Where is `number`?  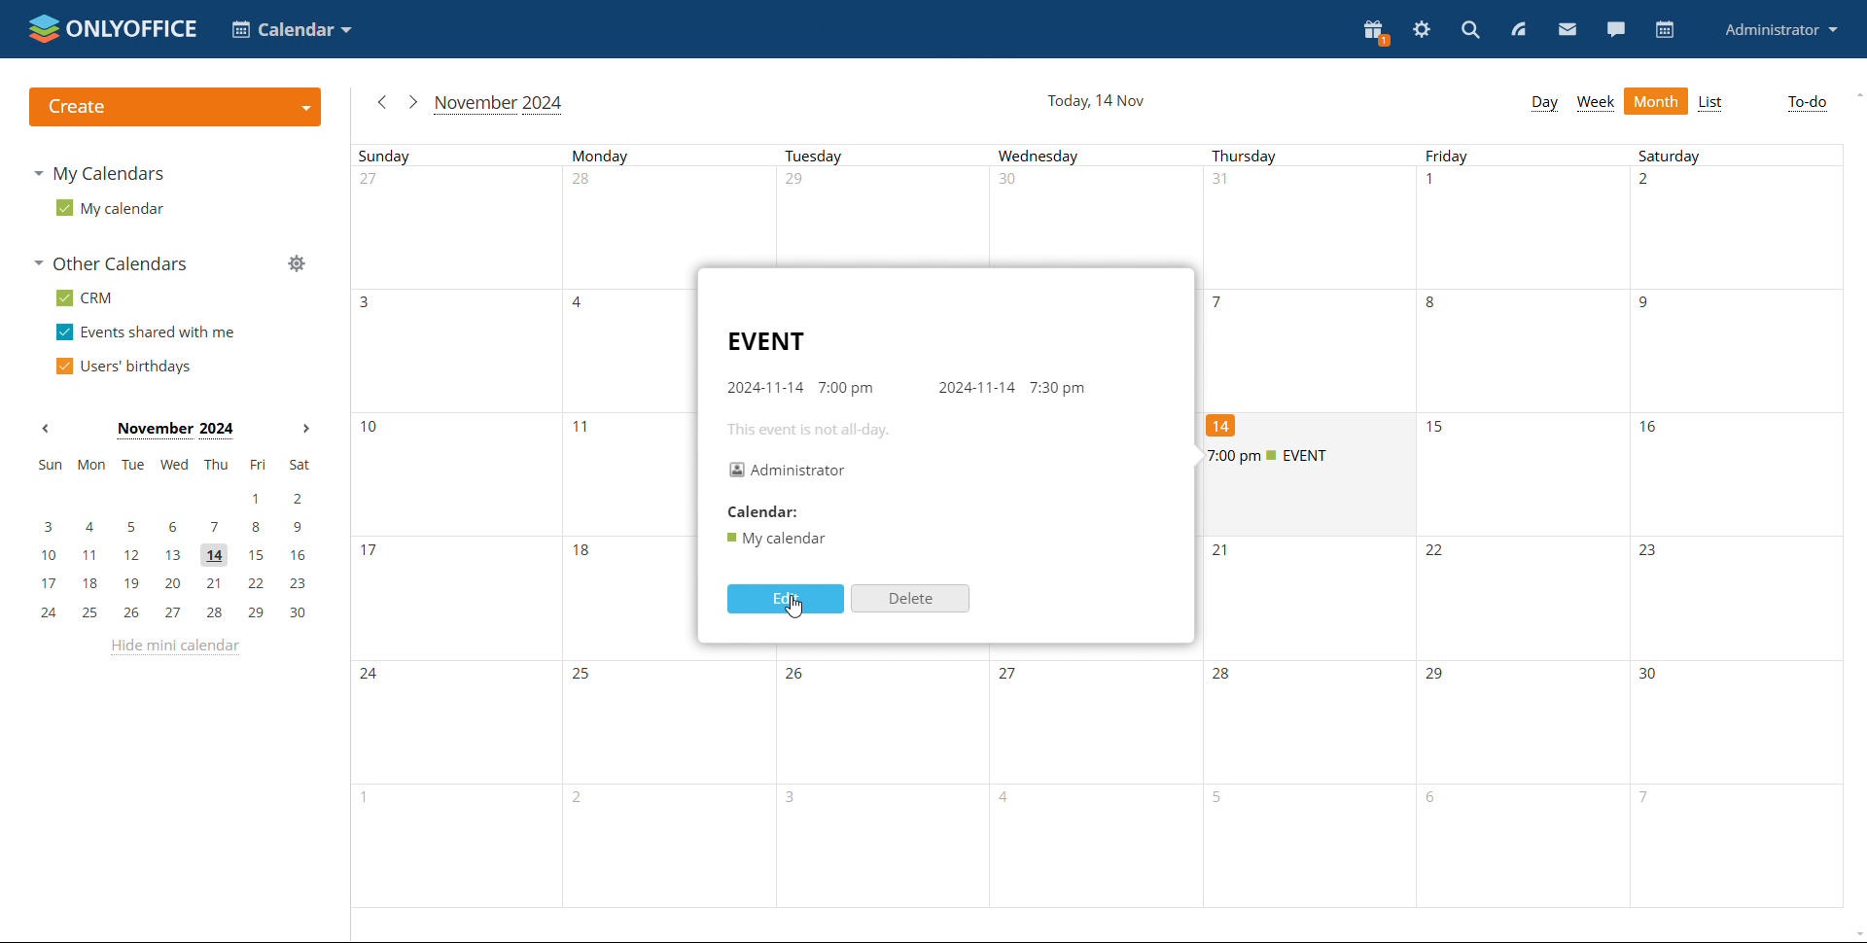
number is located at coordinates (1224, 425).